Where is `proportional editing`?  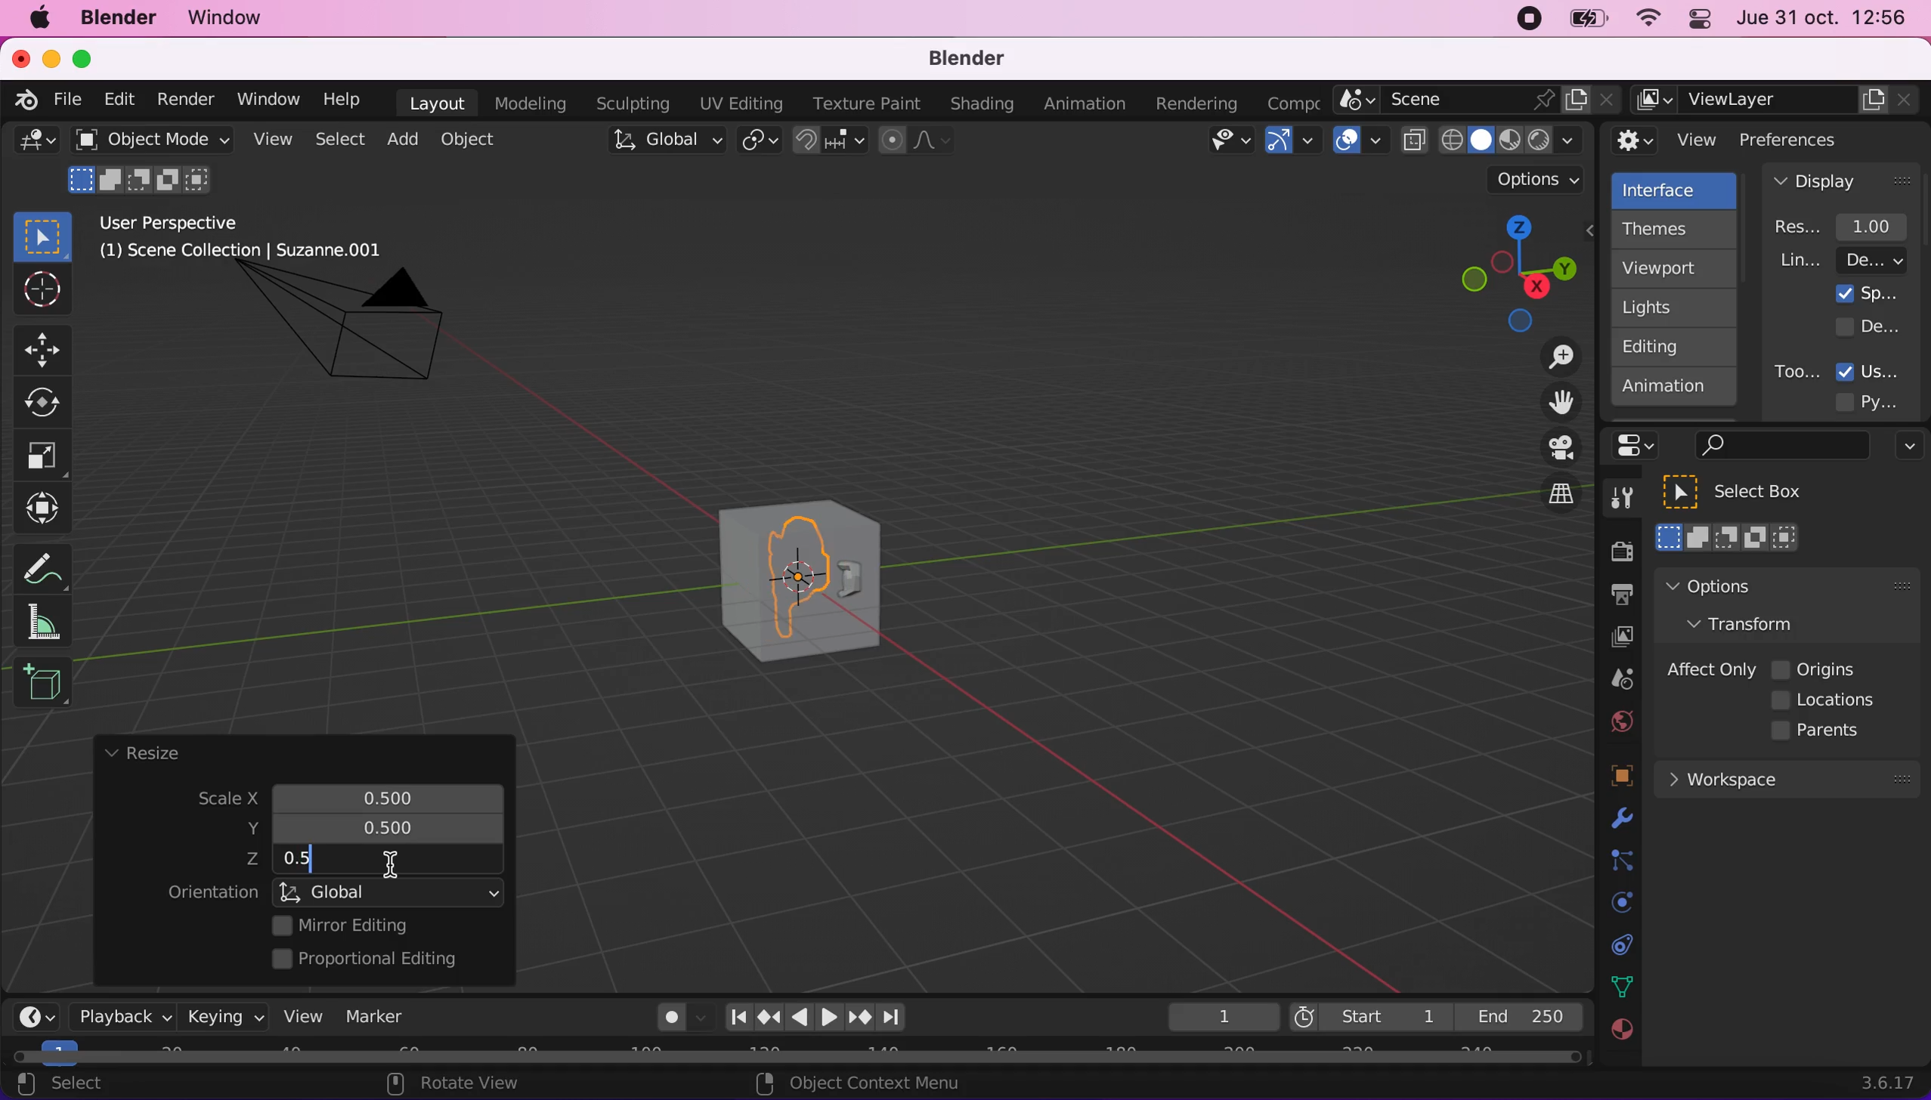
proportional editing is located at coordinates (376, 960).